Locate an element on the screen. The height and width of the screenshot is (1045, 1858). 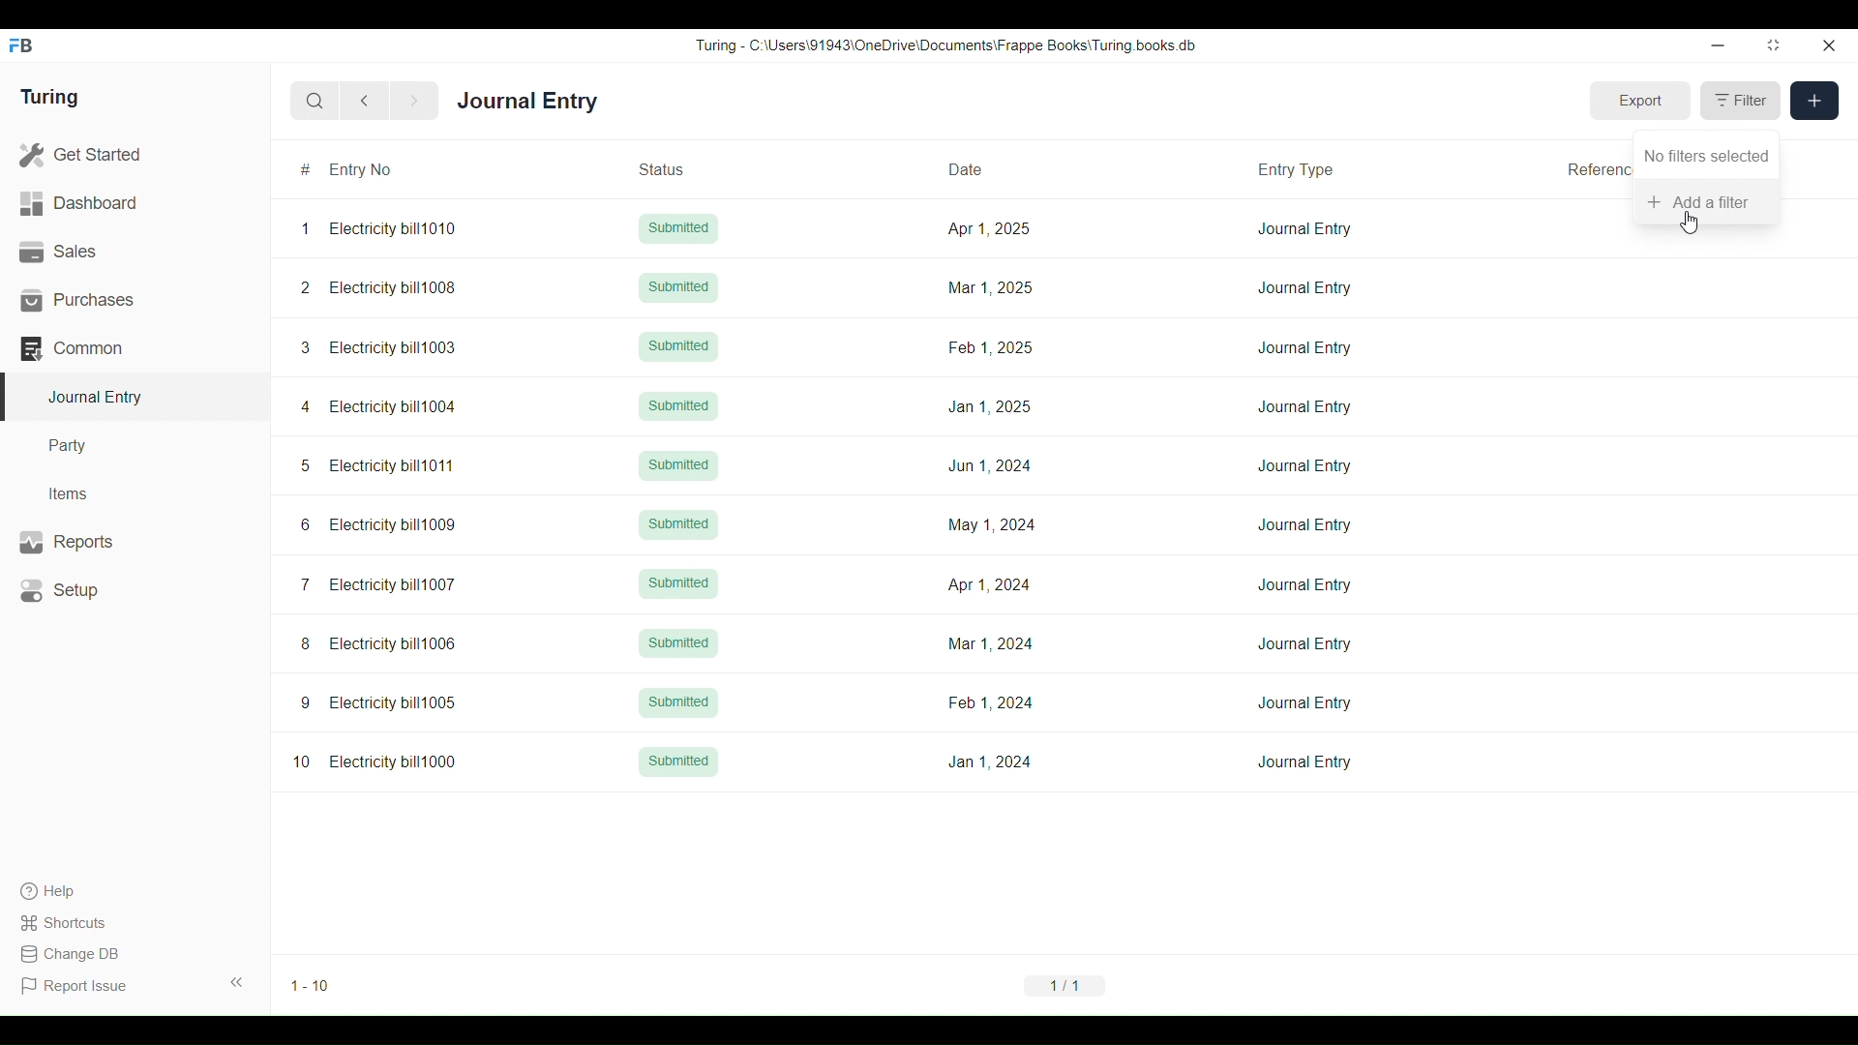
Collapse sidebar is located at coordinates (237, 982).